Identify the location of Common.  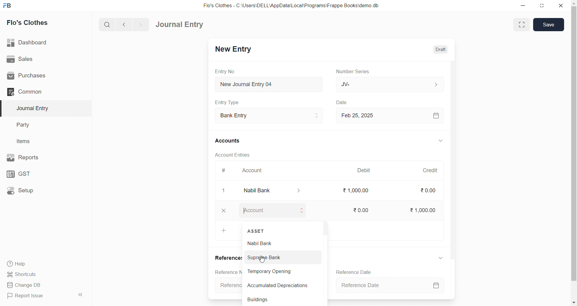
(40, 91).